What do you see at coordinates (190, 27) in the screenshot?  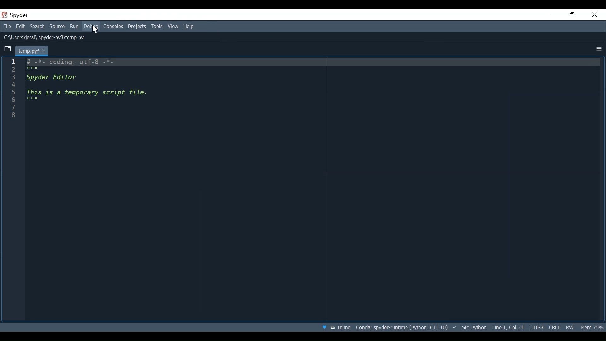 I see `Help` at bounding box center [190, 27].